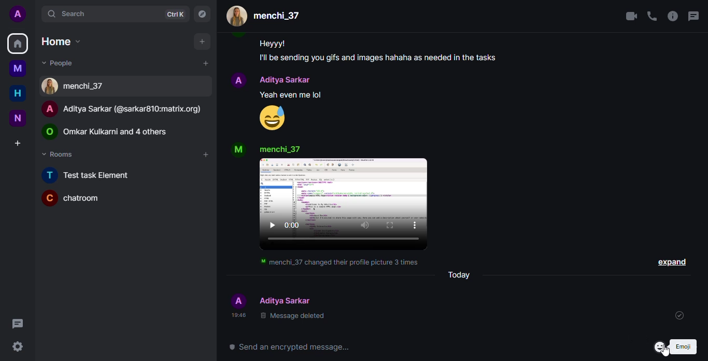  What do you see at coordinates (337, 262) in the screenshot?
I see `info` at bounding box center [337, 262].